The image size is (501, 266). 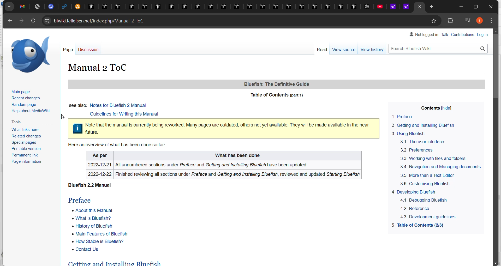 What do you see at coordinates (424, 35) in the screenshot?
I see `not logged in` at bounding box center [424, 35].